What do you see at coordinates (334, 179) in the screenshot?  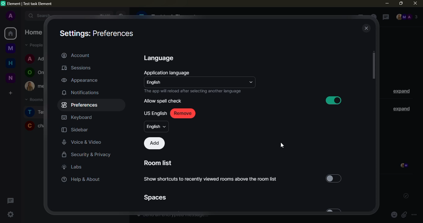 I see `select` at bounding box center [334, 179].